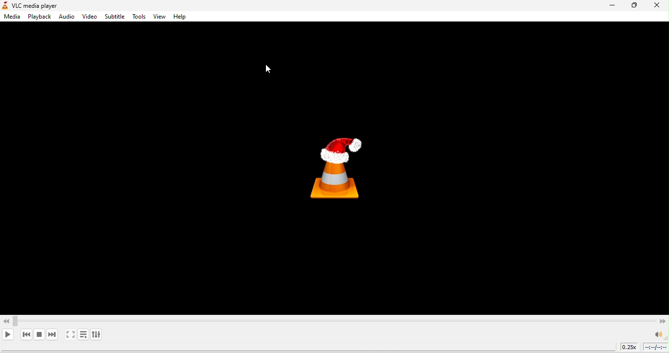 This screenshot has width=669, height=353. Describe the element at coordinates (10, 333) in the screenshot. I see `play` at that location.